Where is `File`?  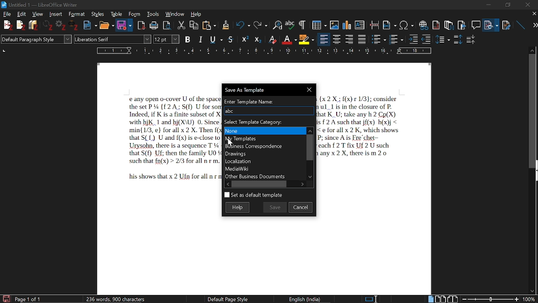
File is located at coordinates (8, 14).